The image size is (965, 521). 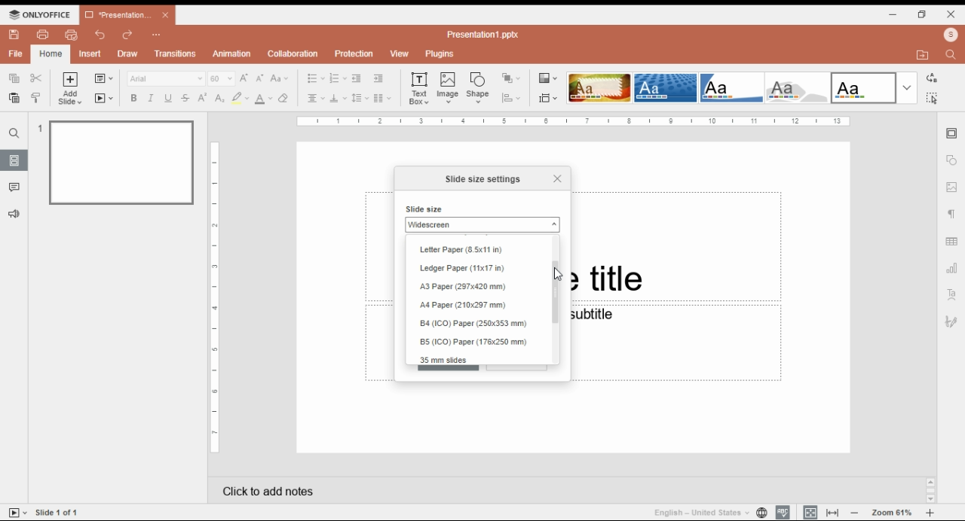 What do you see at coordinates (116, 161) in the screenshot?
I see `slide 1` at bounding box center [116, 161].